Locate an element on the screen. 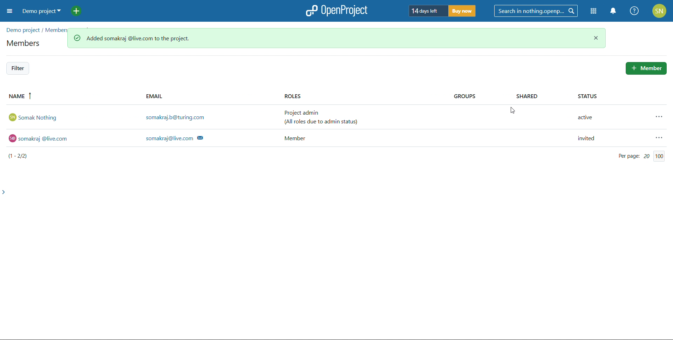 This screenshot has height=340, width=673. module is located at coordinates (593, 11).